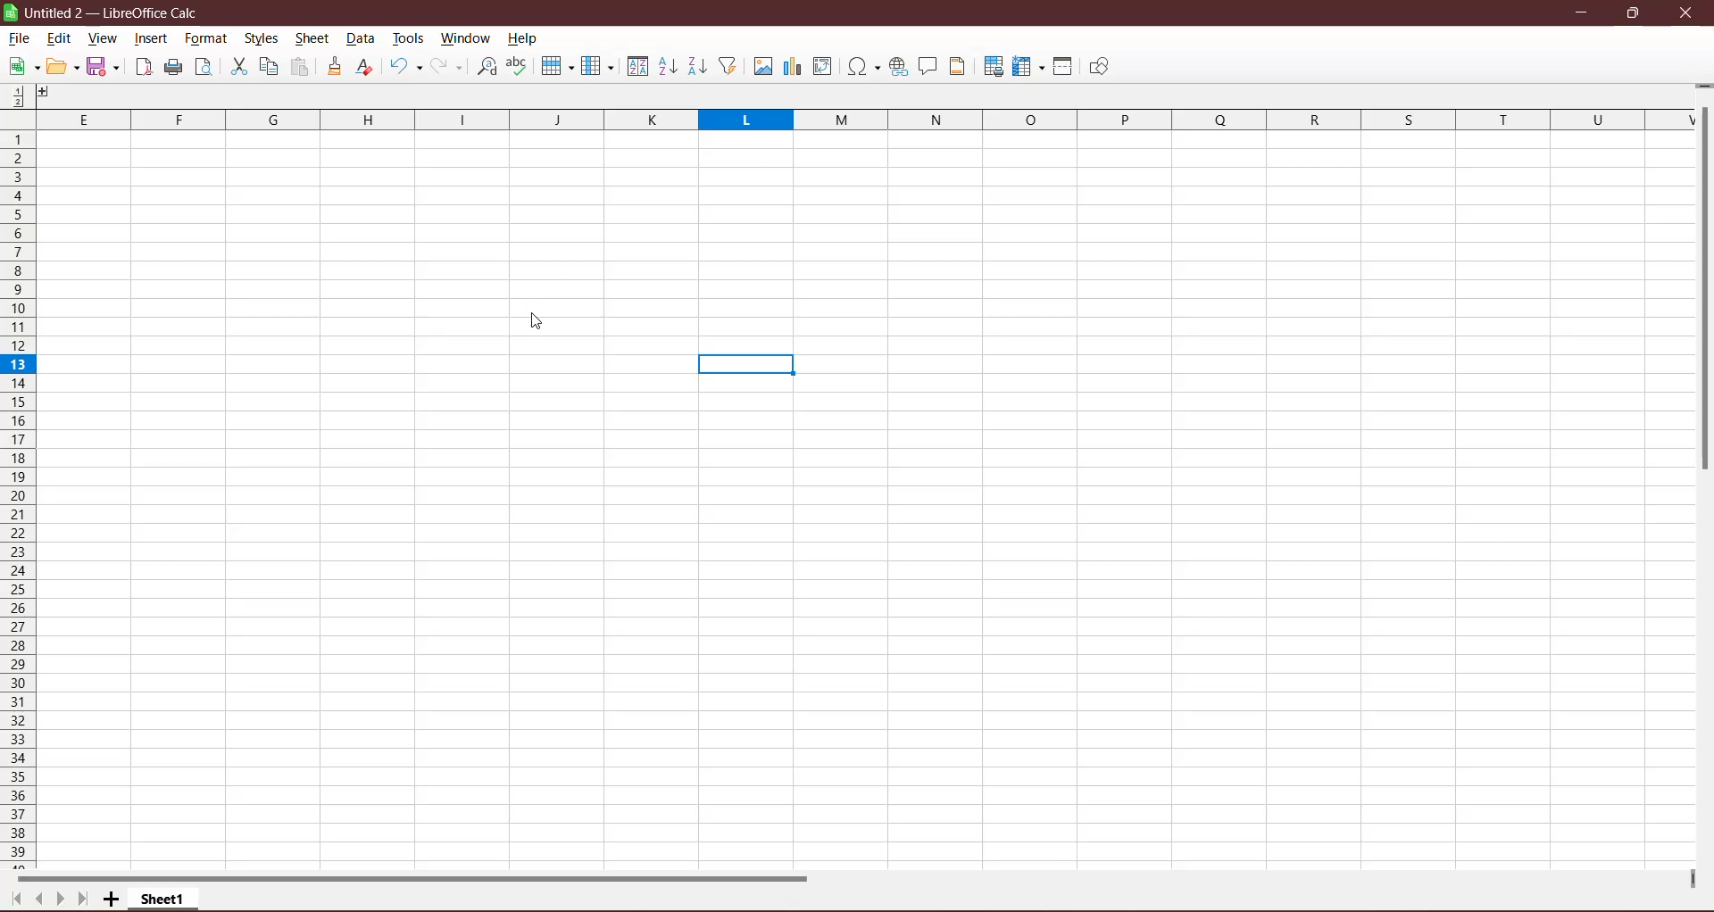  Describe the element at coordinates (336, 66) in the screenshot. I see `Clone Formatting` at that location.